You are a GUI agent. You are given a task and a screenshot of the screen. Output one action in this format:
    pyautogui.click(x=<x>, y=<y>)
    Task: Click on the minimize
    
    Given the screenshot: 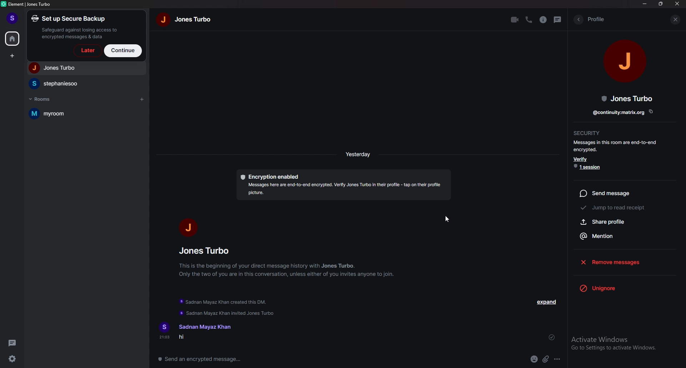 What is the action you would take?
    pyautogui.click(x=645, y=4)
    